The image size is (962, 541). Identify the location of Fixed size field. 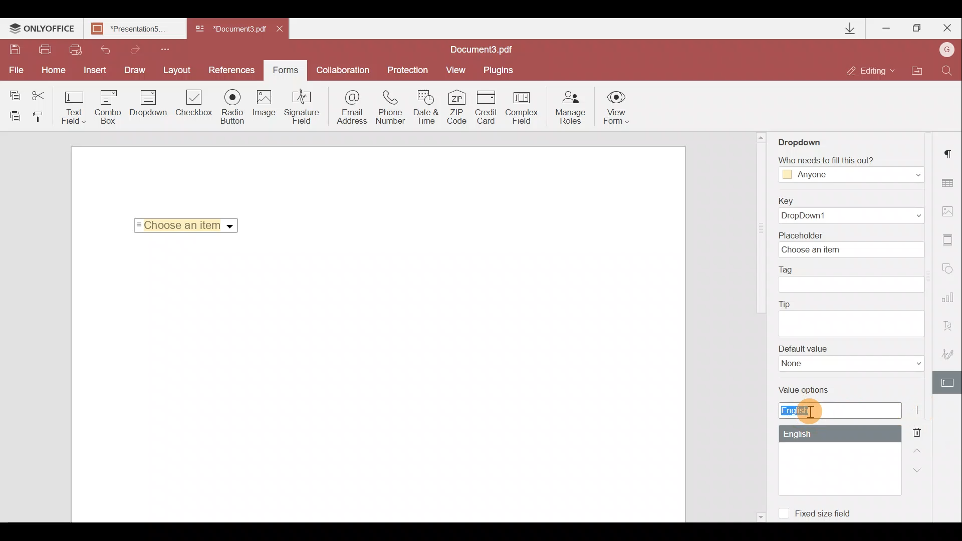
(820, 511).